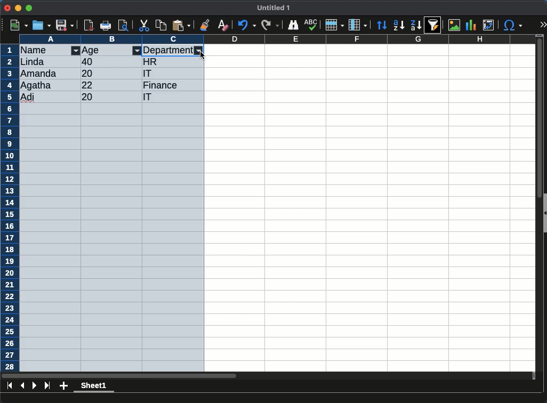  Describe the element at coordinates (167, 50) in the screenshot. I see `department ` at that location.